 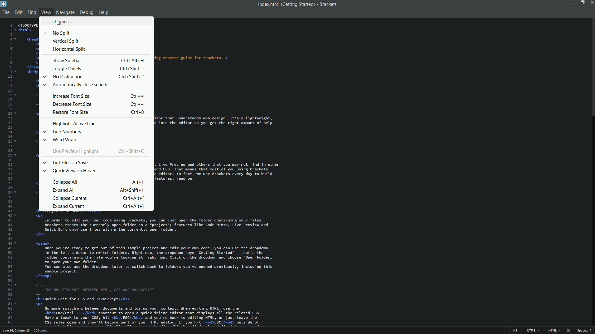 I want to click on word wrap, so click(x=64, y=140).